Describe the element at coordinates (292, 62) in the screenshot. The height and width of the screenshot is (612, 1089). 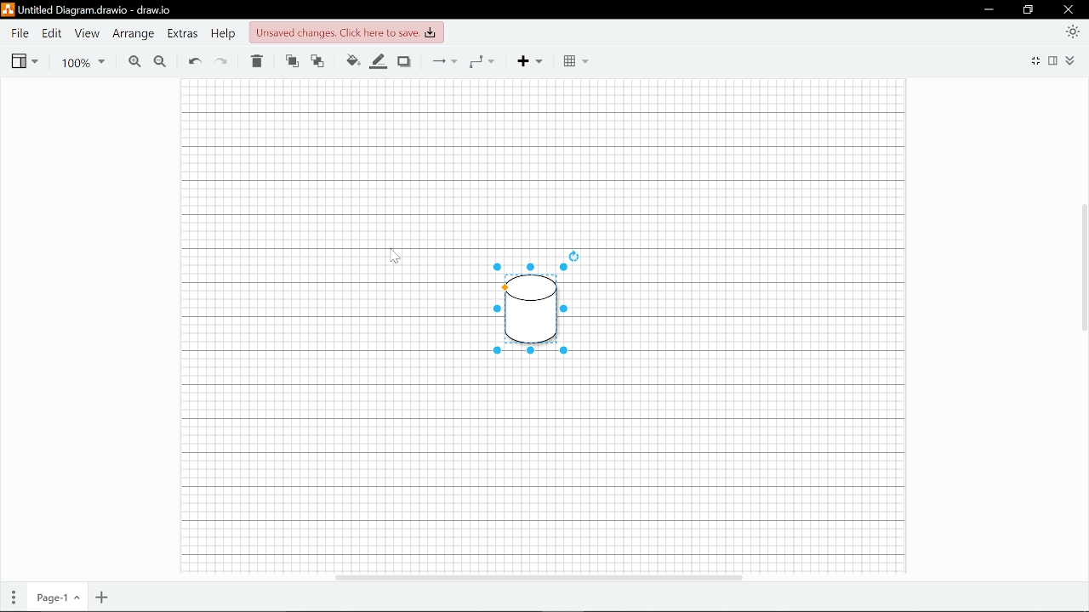
I see `To front` at that location.